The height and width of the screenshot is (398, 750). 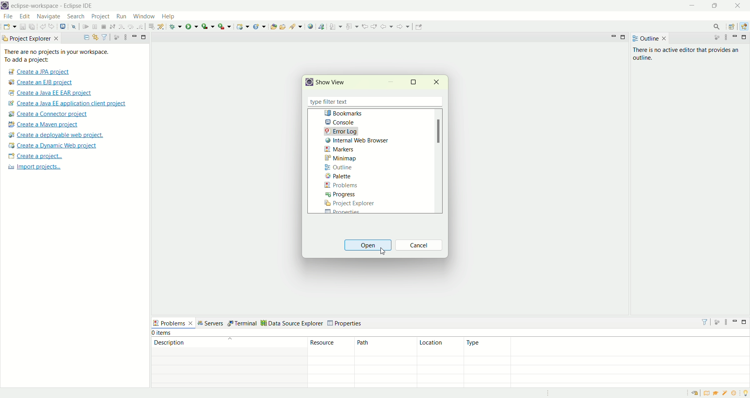 What do you see at coordinates (66, 56) in the screenshot?
I see `Thee are no projects in your workspace. To add a project:` at bounding box center [66, 56].